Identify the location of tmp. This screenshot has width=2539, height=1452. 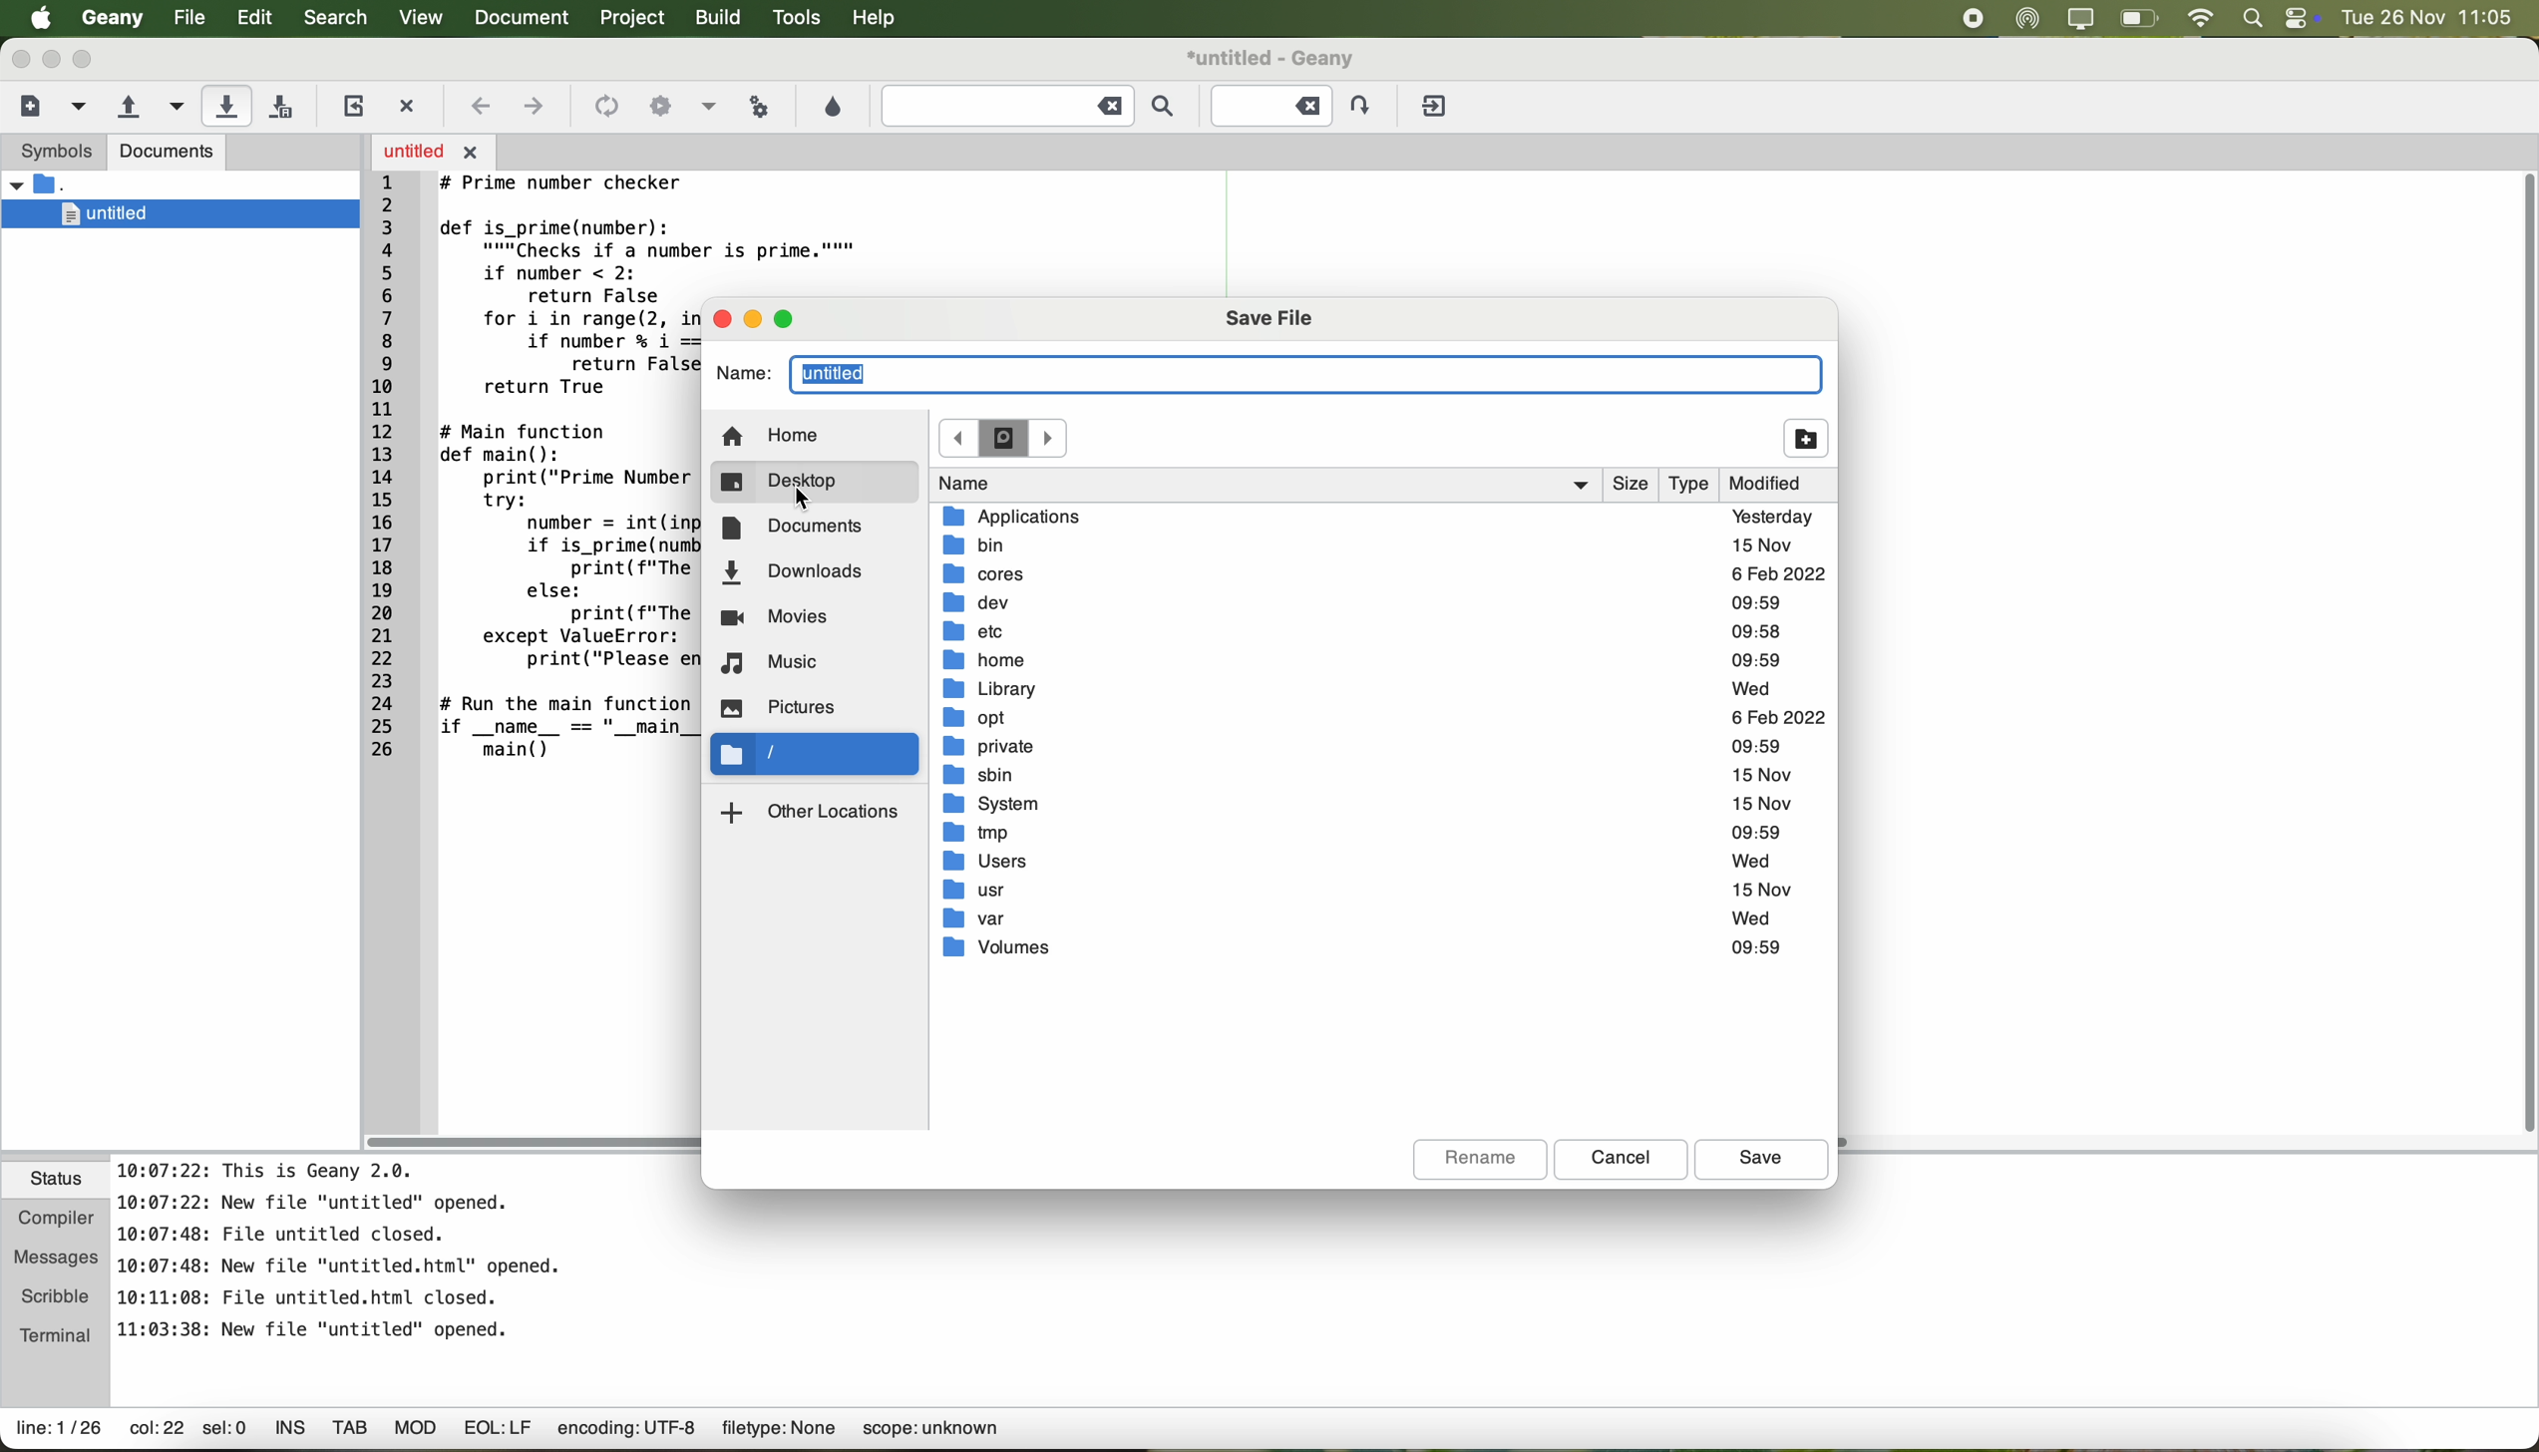
(1362, 832).